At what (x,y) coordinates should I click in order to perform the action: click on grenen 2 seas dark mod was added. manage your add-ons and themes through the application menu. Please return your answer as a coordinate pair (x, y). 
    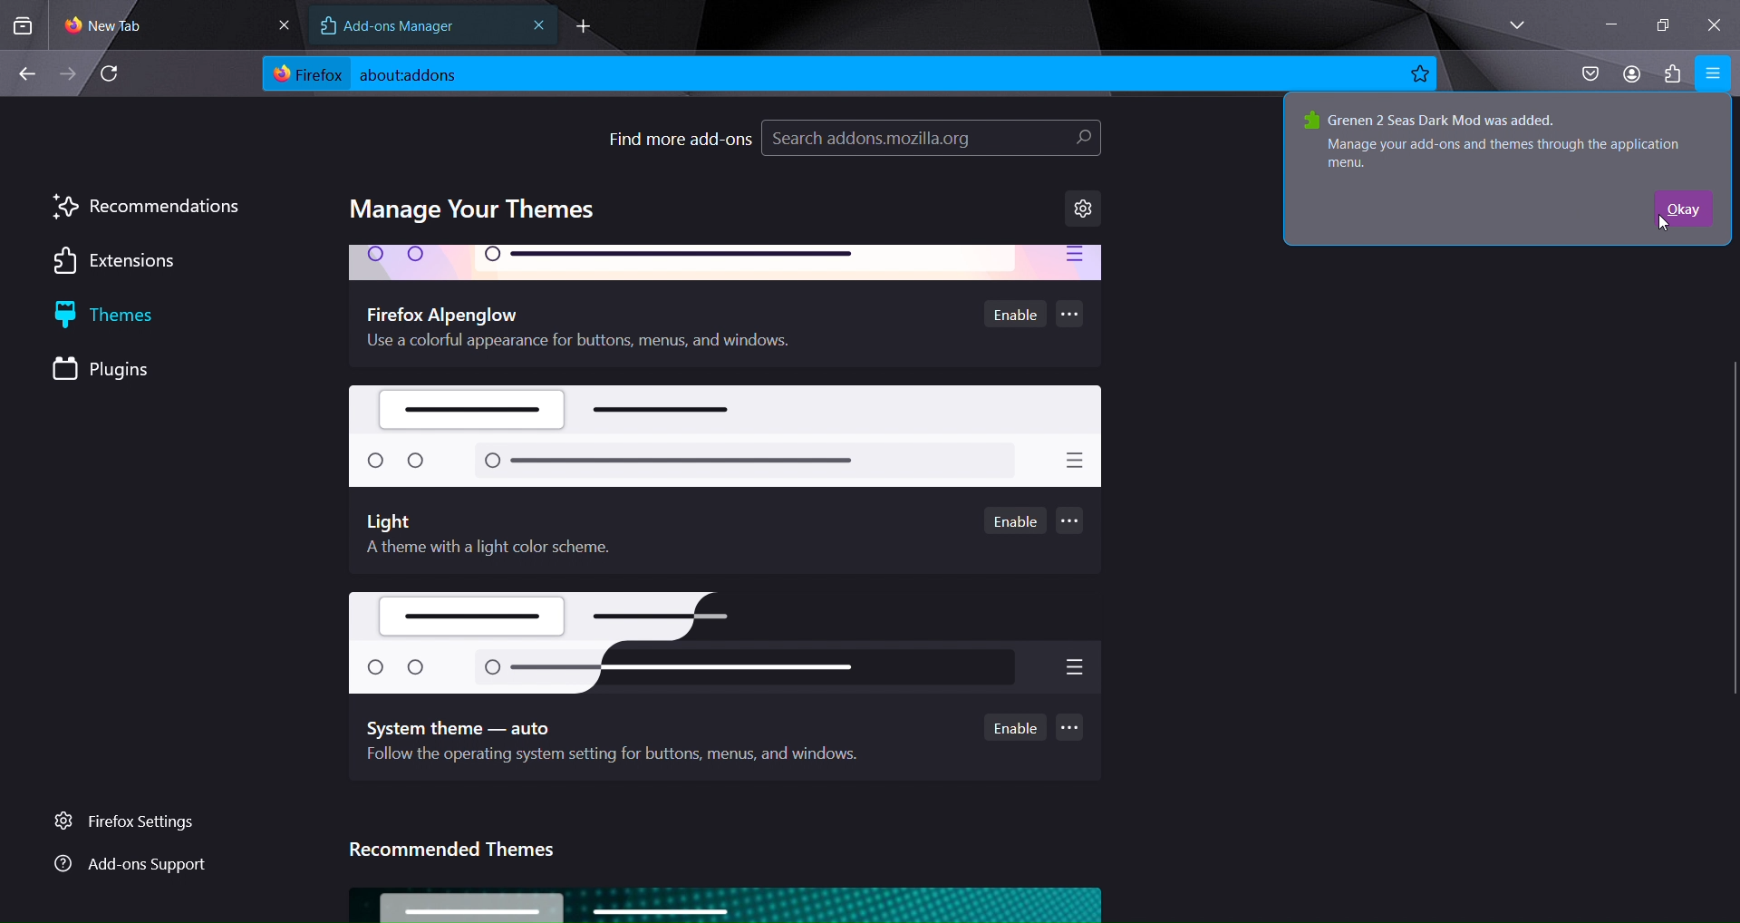
    Looking at the image, I should click on (1501, 139).